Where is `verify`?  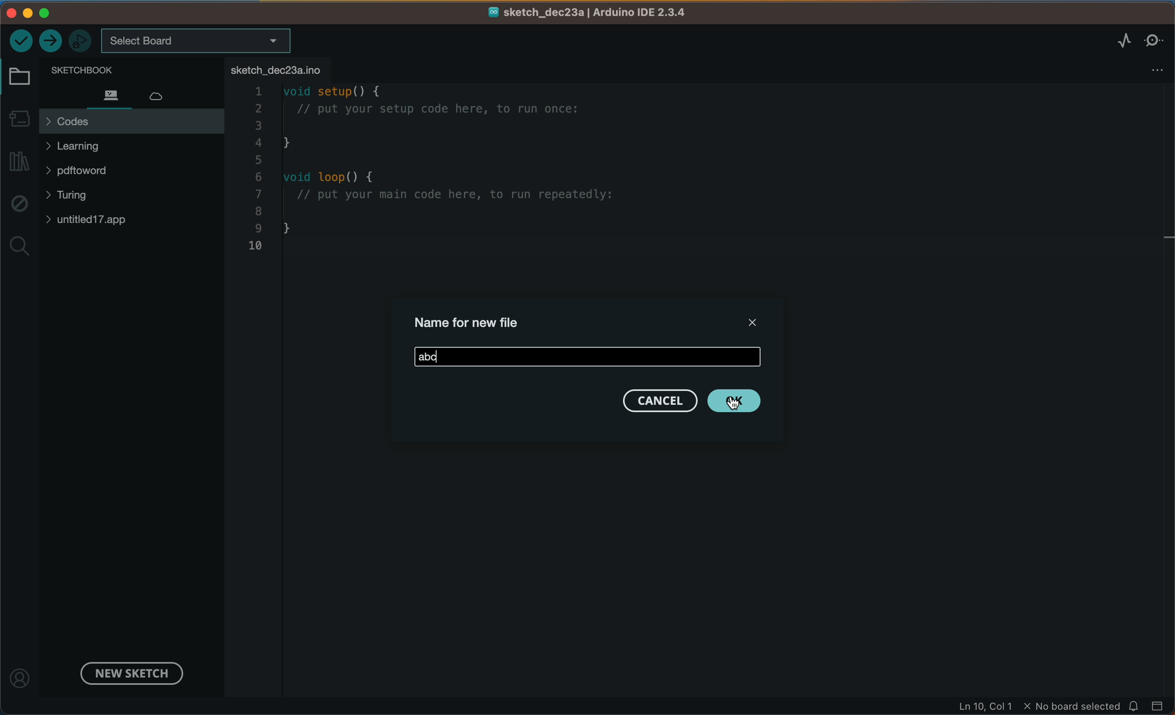 verify is located at coordinates (21, 40).